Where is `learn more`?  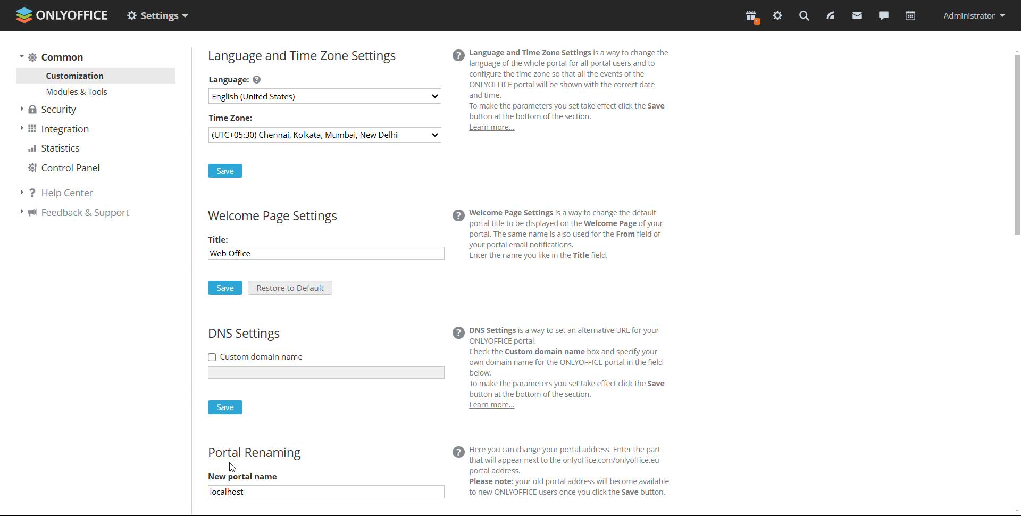
learn more is located at coordinates (491, 129).